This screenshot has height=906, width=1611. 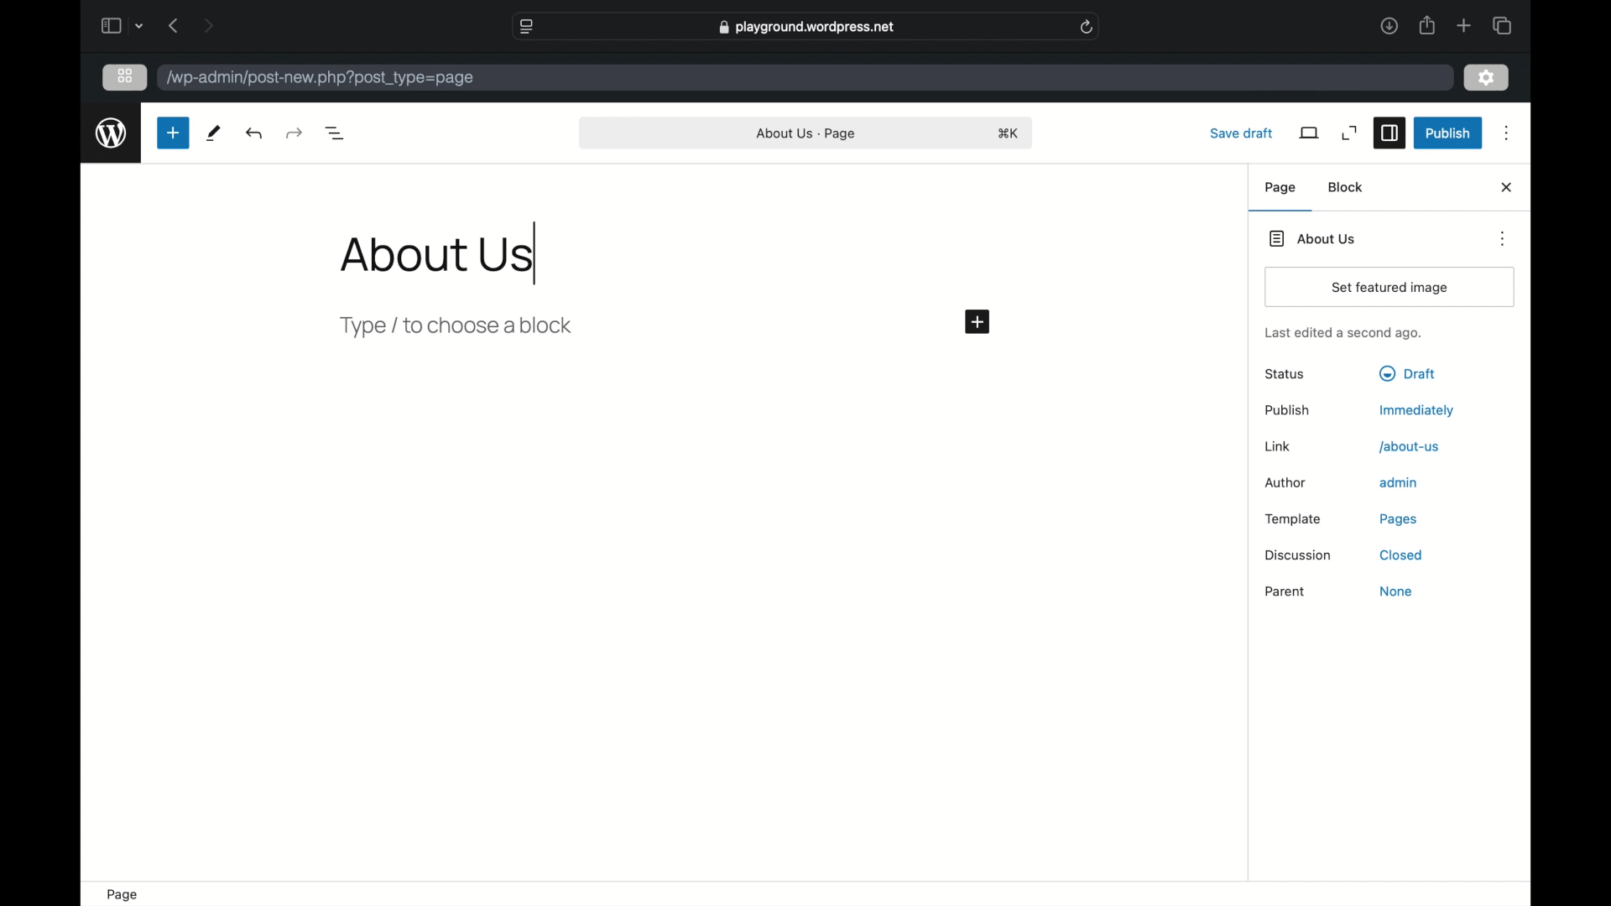 What do you see at coordinates (1400, 520) in the screenshot?
I see `pages` at bounding box center [1400, 520].